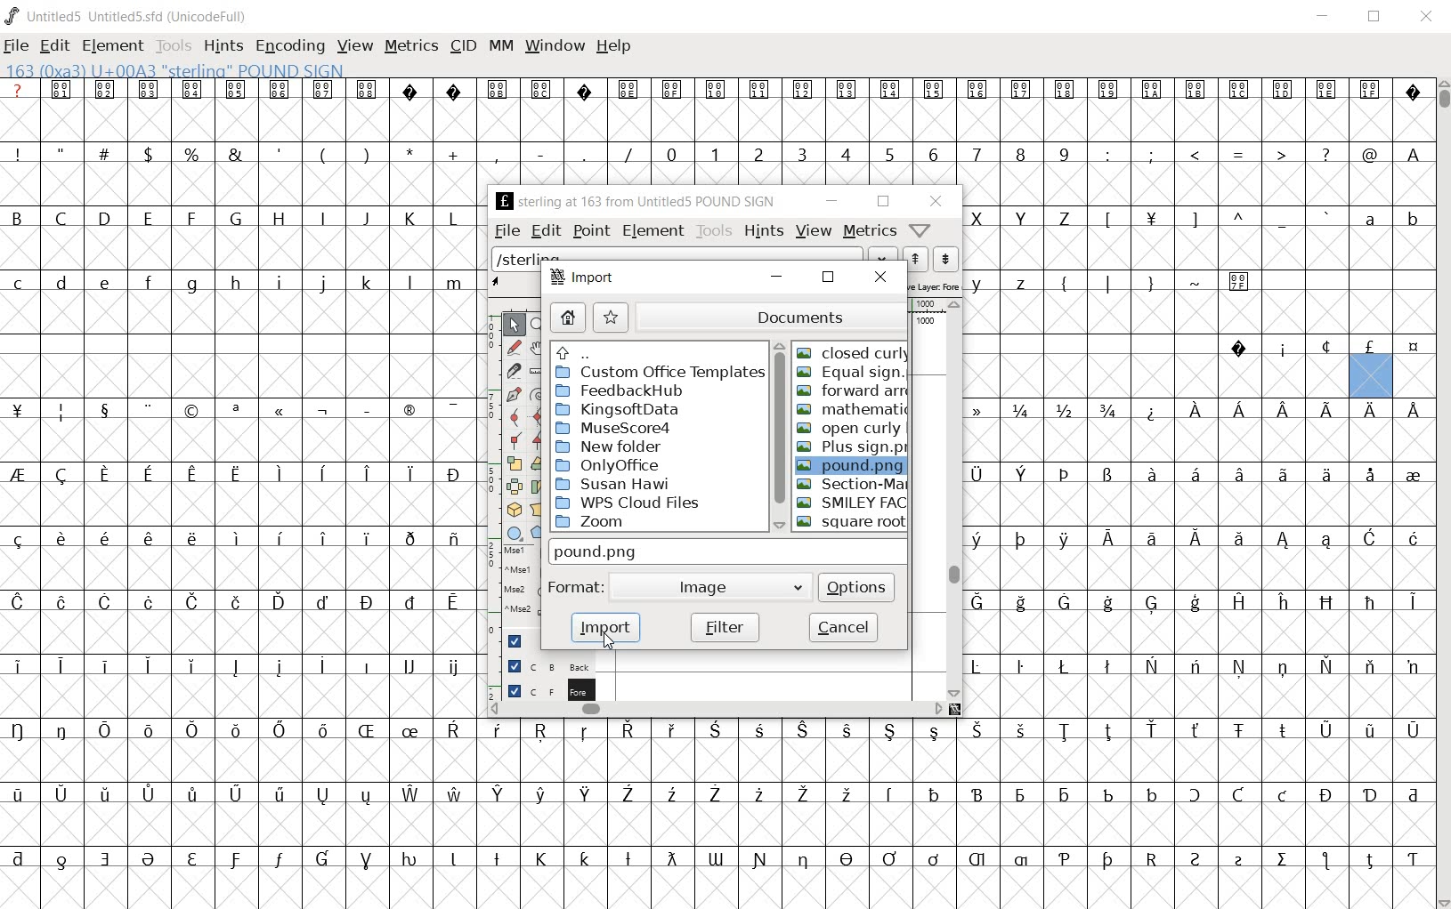 This screenshot has height=909, width=1451. Describe the element at coordinates (1197, 796) in the screenshot. I see `Symbol` at that location.